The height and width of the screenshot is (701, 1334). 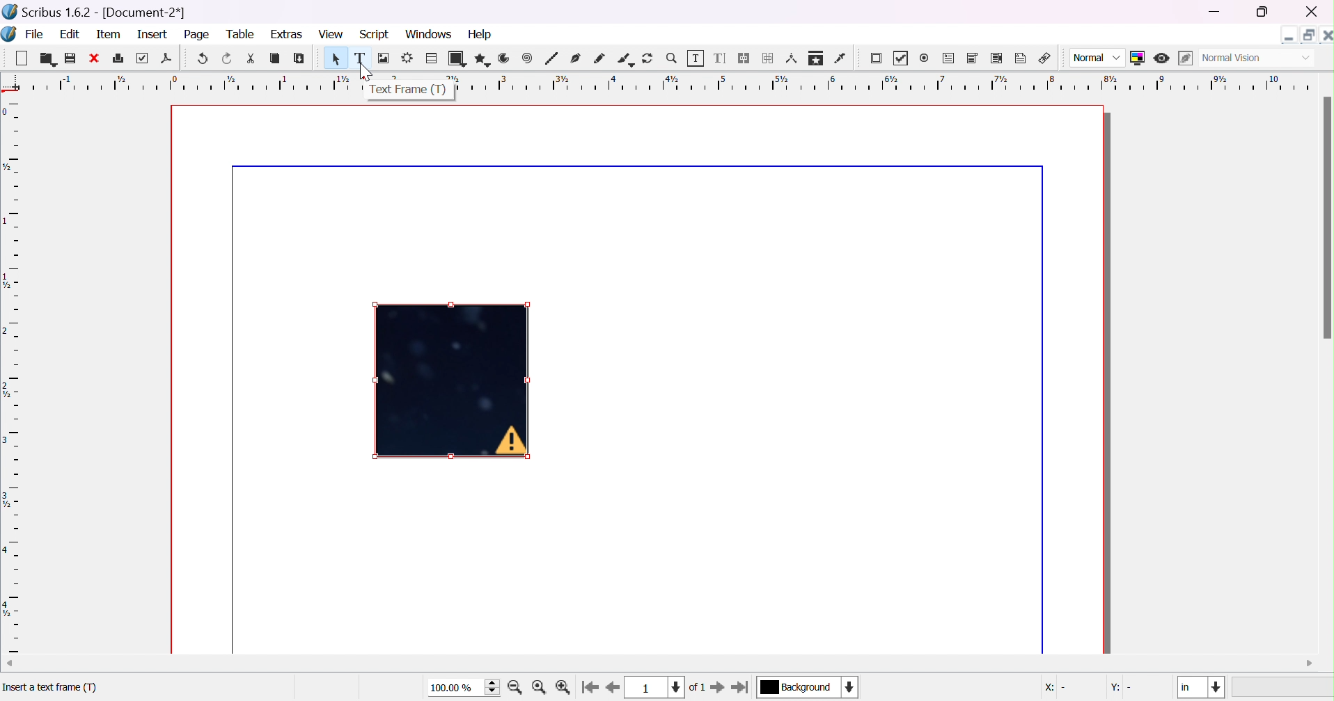 I want to click on new, so click(x=19, y=56).